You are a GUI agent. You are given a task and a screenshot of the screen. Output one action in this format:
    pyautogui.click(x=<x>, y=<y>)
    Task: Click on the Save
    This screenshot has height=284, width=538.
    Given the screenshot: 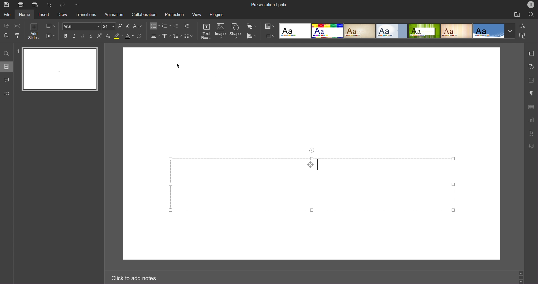 What is the action you would take?
    pyautogui.click(x=6, y=5)
    